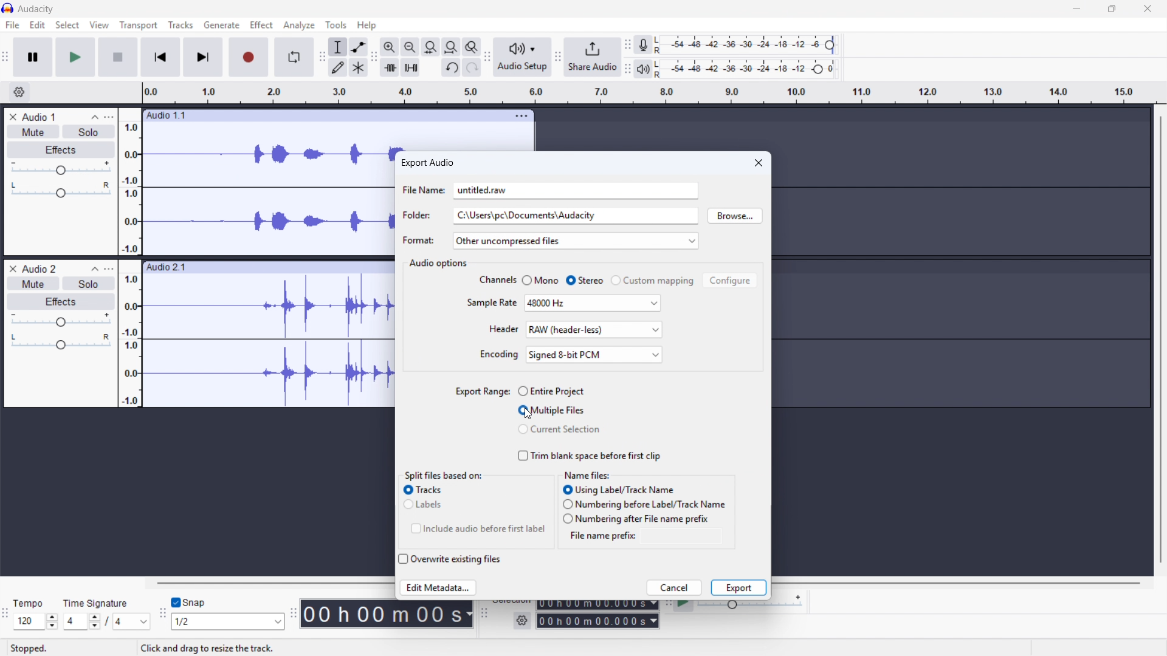  I want to click on Fit selection to width, so click(430, 46).